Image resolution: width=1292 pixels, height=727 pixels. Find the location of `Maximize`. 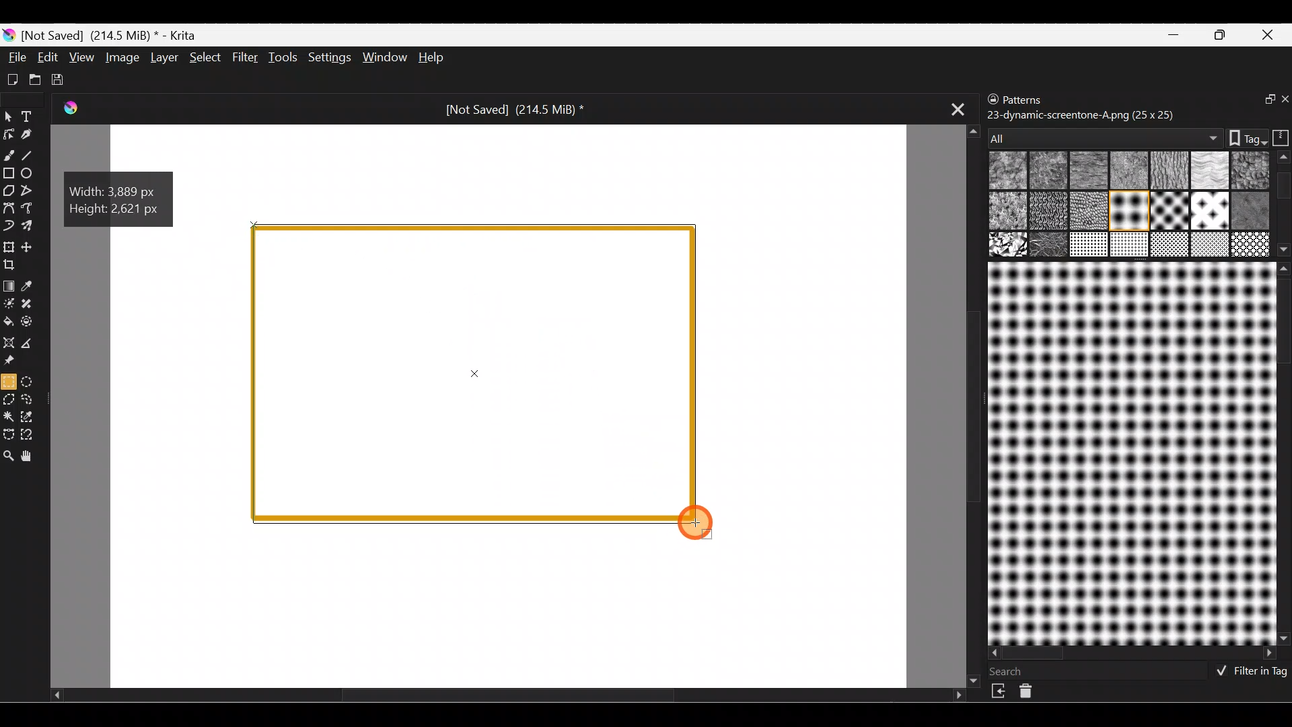

Maximize is located at coordinates (1223, 35).